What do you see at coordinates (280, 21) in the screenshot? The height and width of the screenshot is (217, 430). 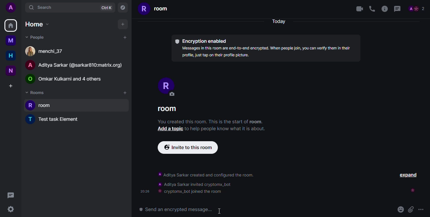 I see `Today` at bounding box center [280, 21].